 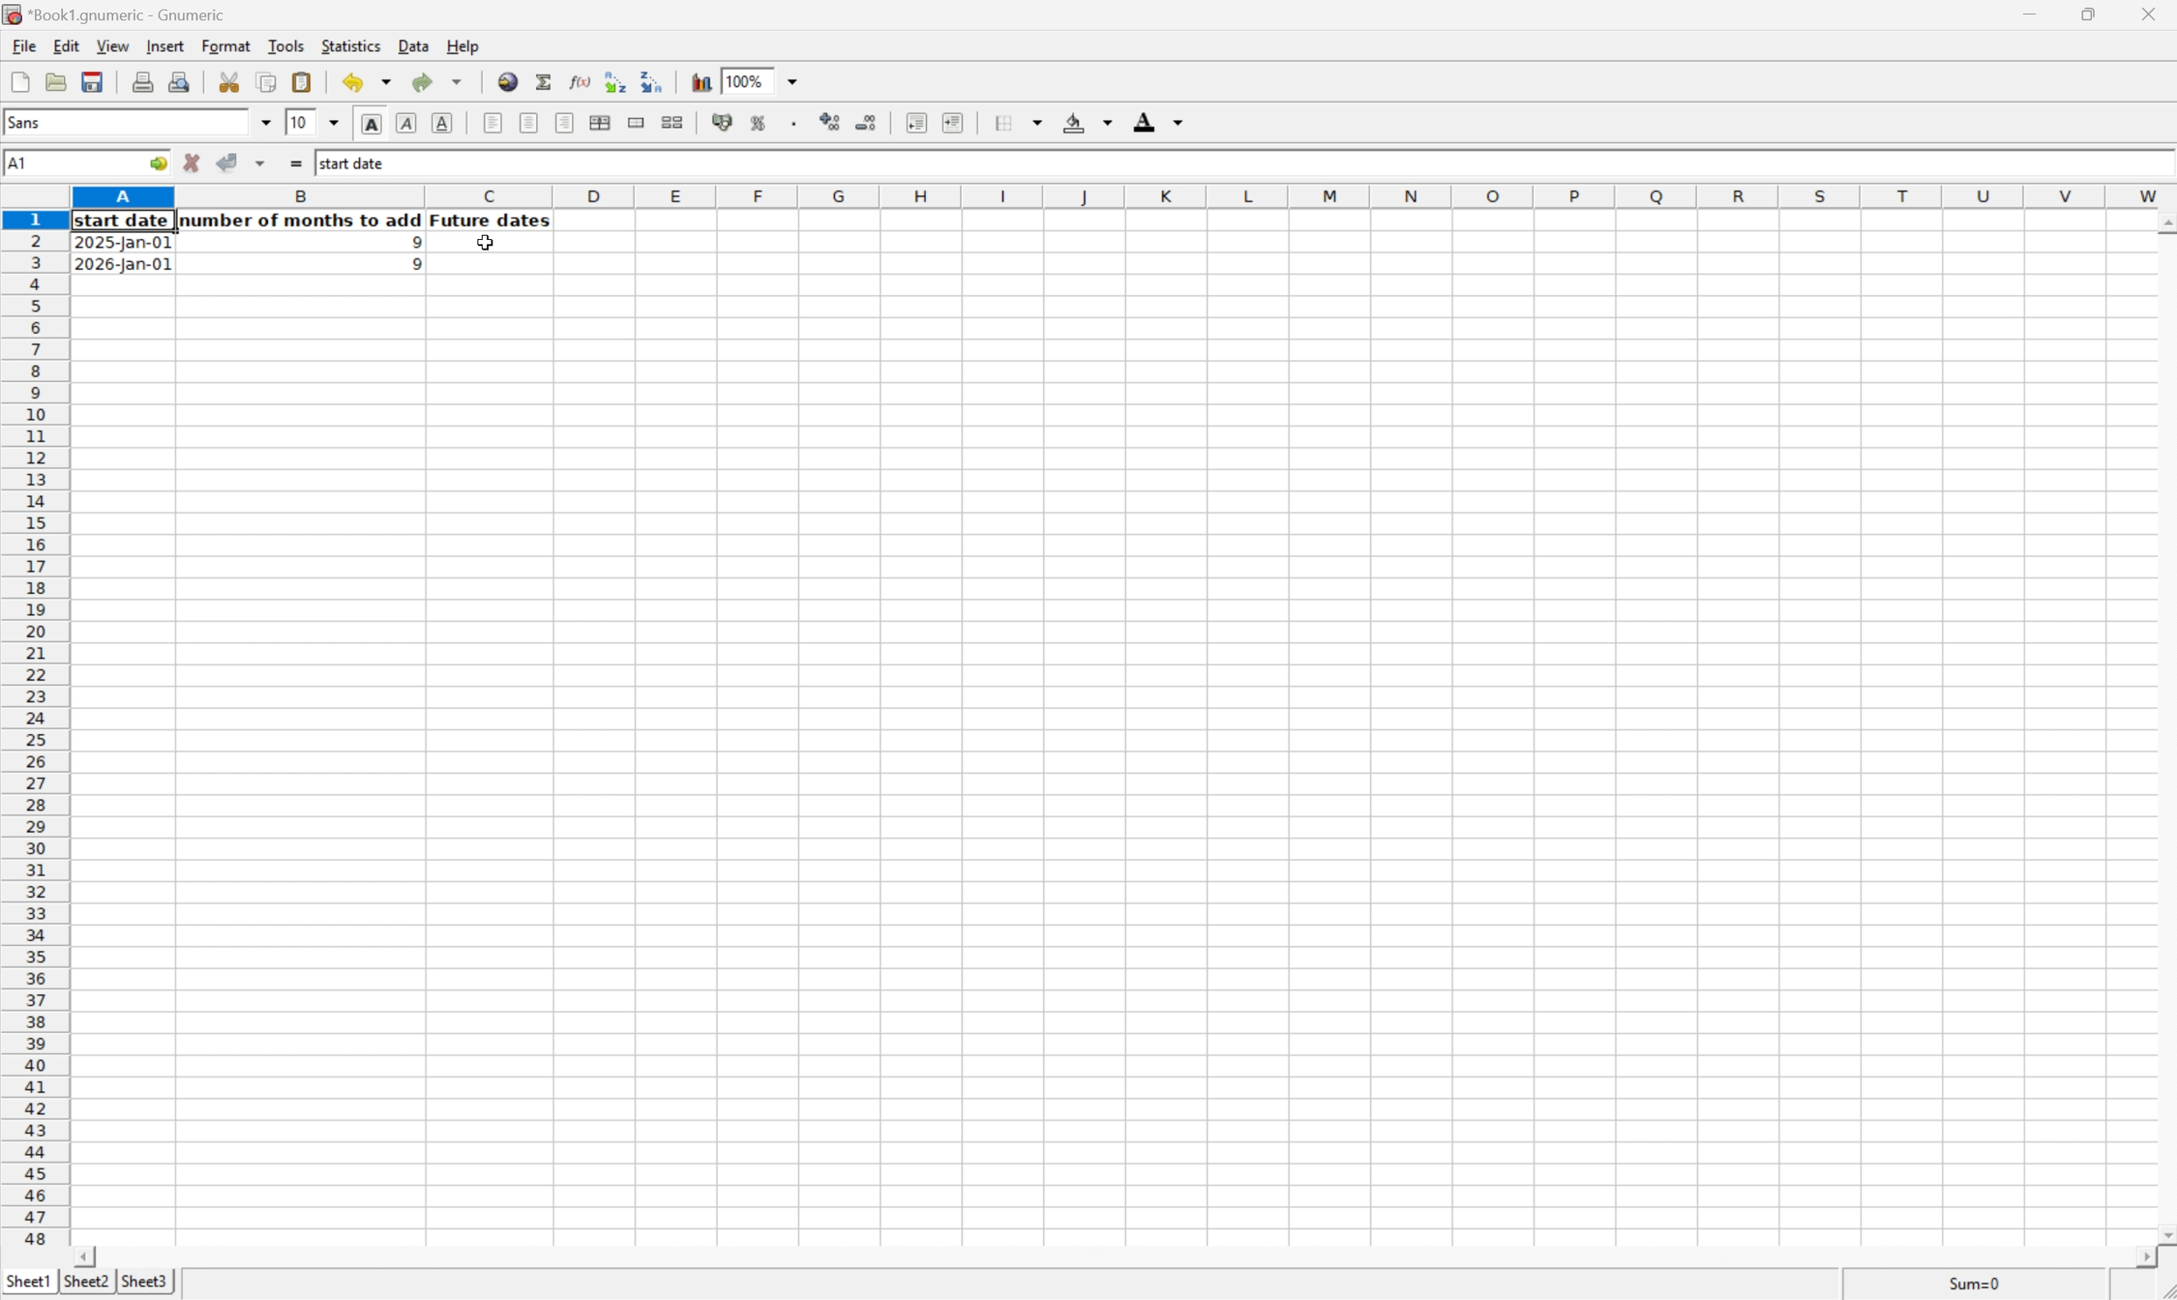 I want to click on Edit function in current cell, so click(x=576, y=81).